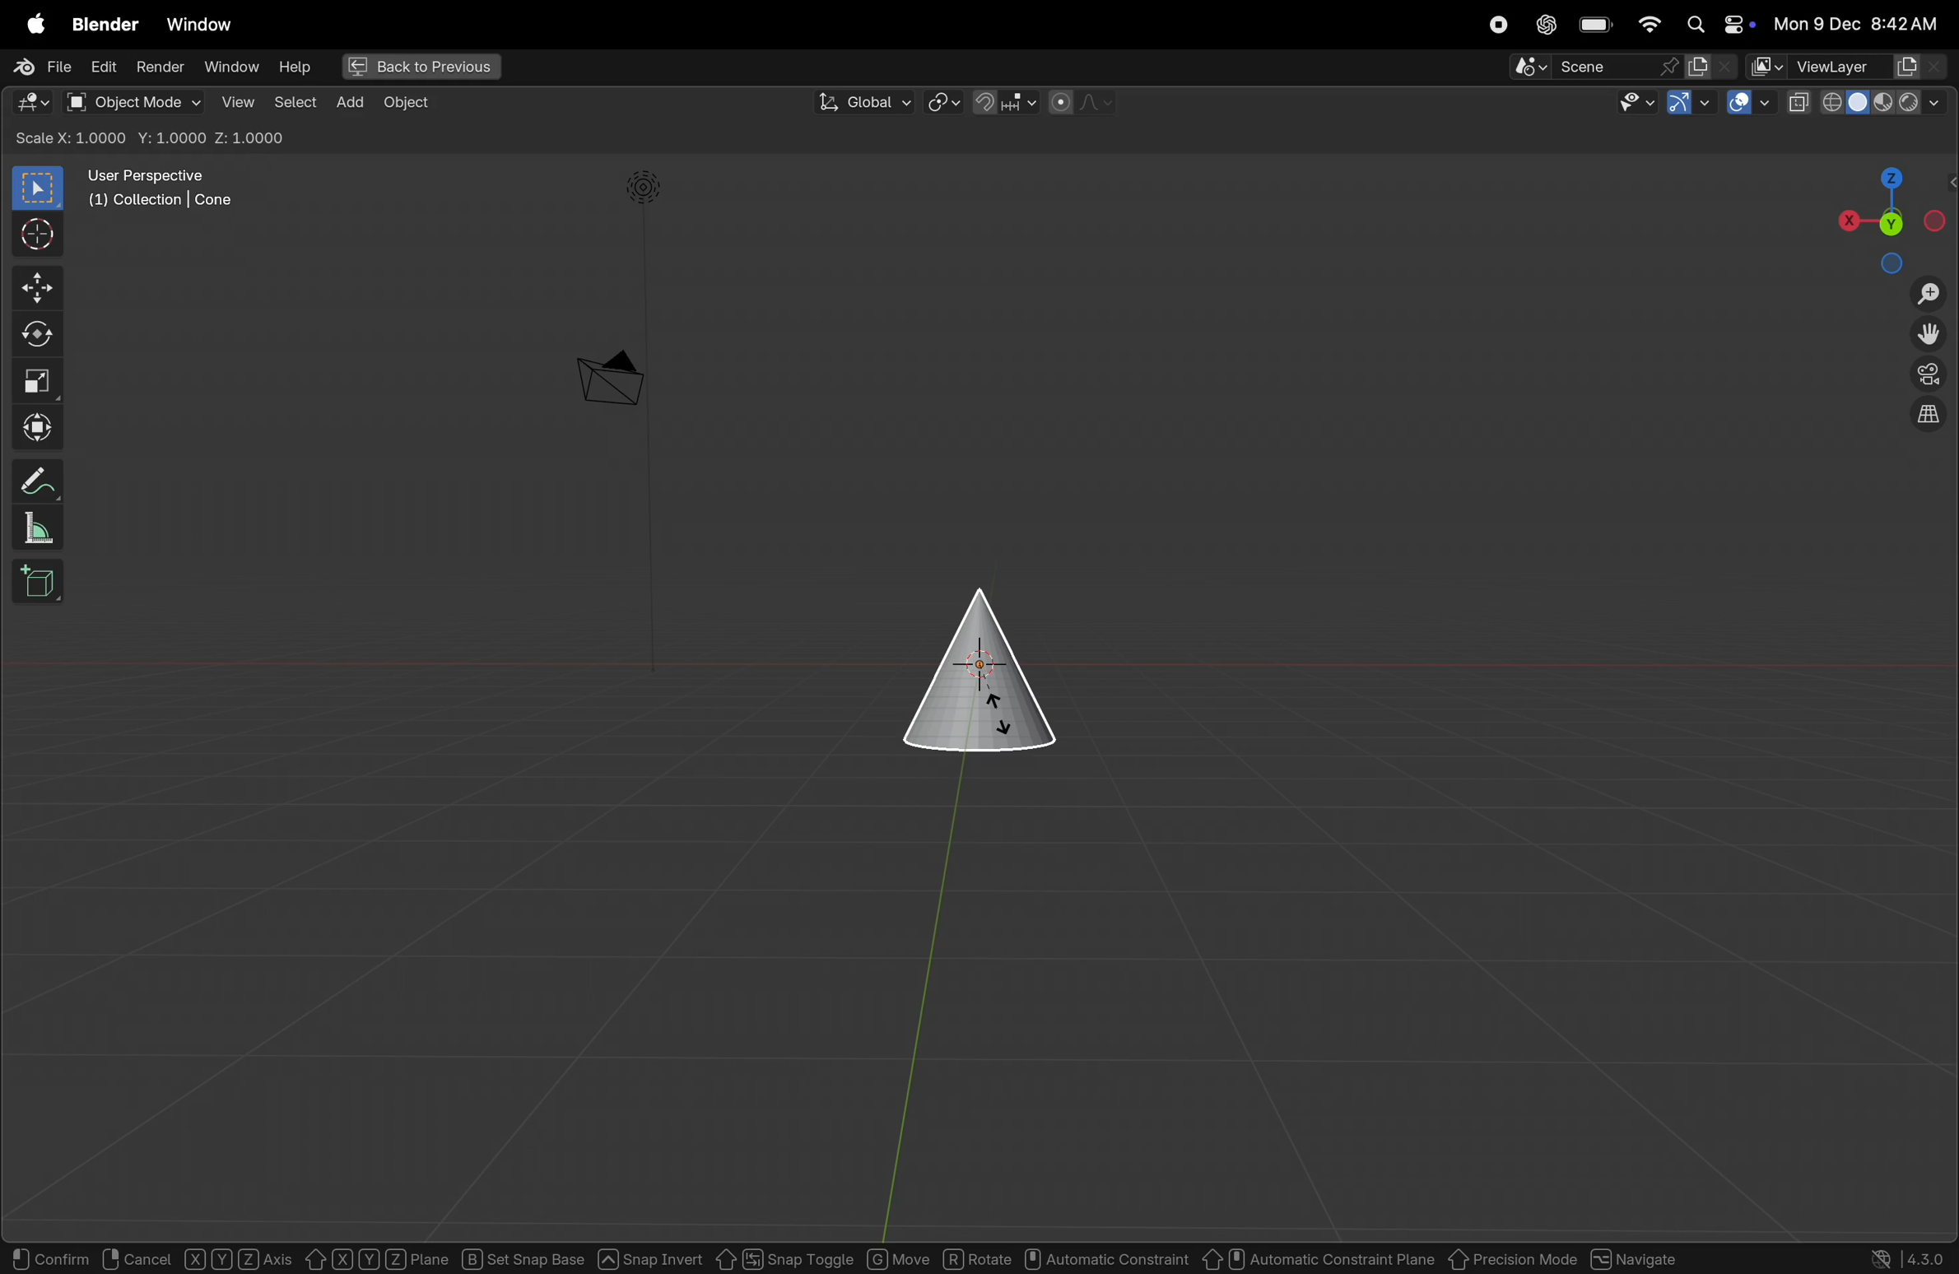 The width and height of the screenshot is (1959, 1274). I want to click on global, so click(863, 102).